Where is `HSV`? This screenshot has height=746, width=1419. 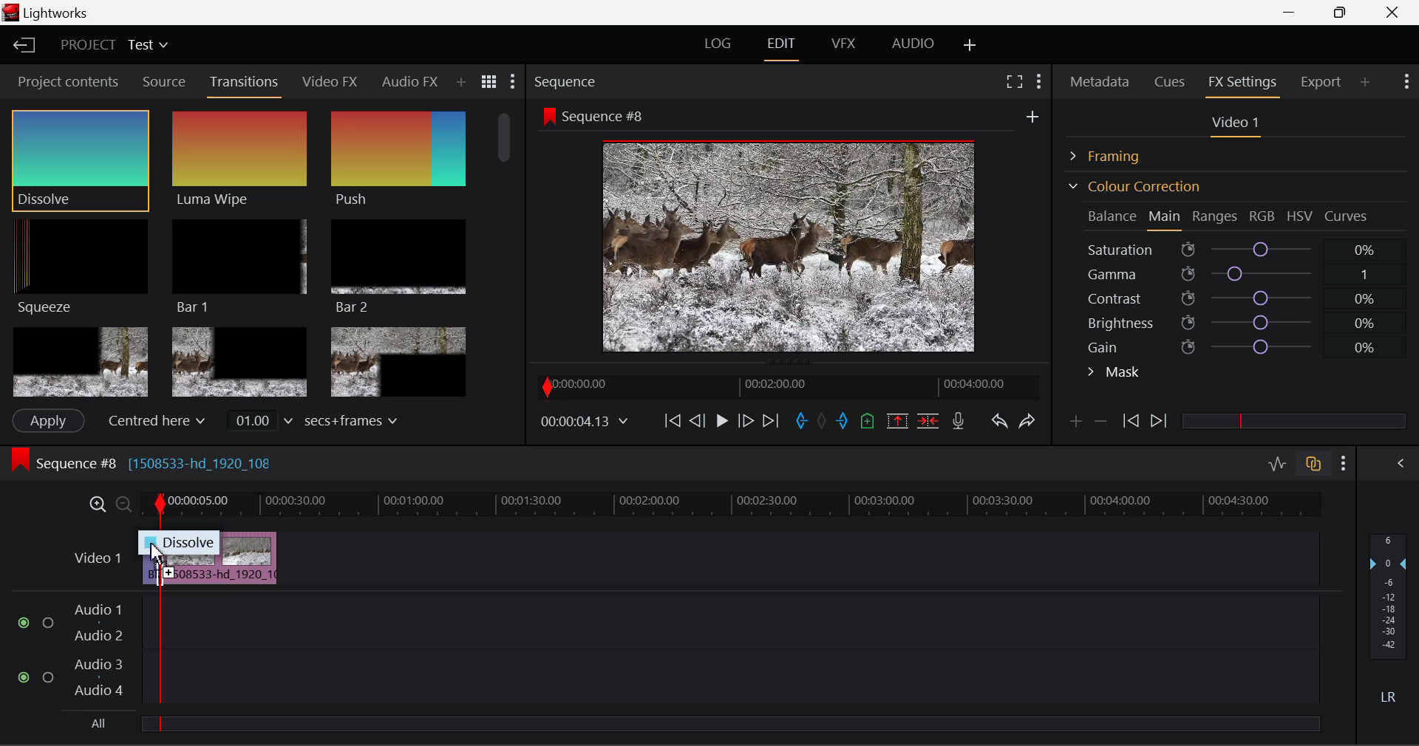
HSV is located at coordinates (1300, 216).